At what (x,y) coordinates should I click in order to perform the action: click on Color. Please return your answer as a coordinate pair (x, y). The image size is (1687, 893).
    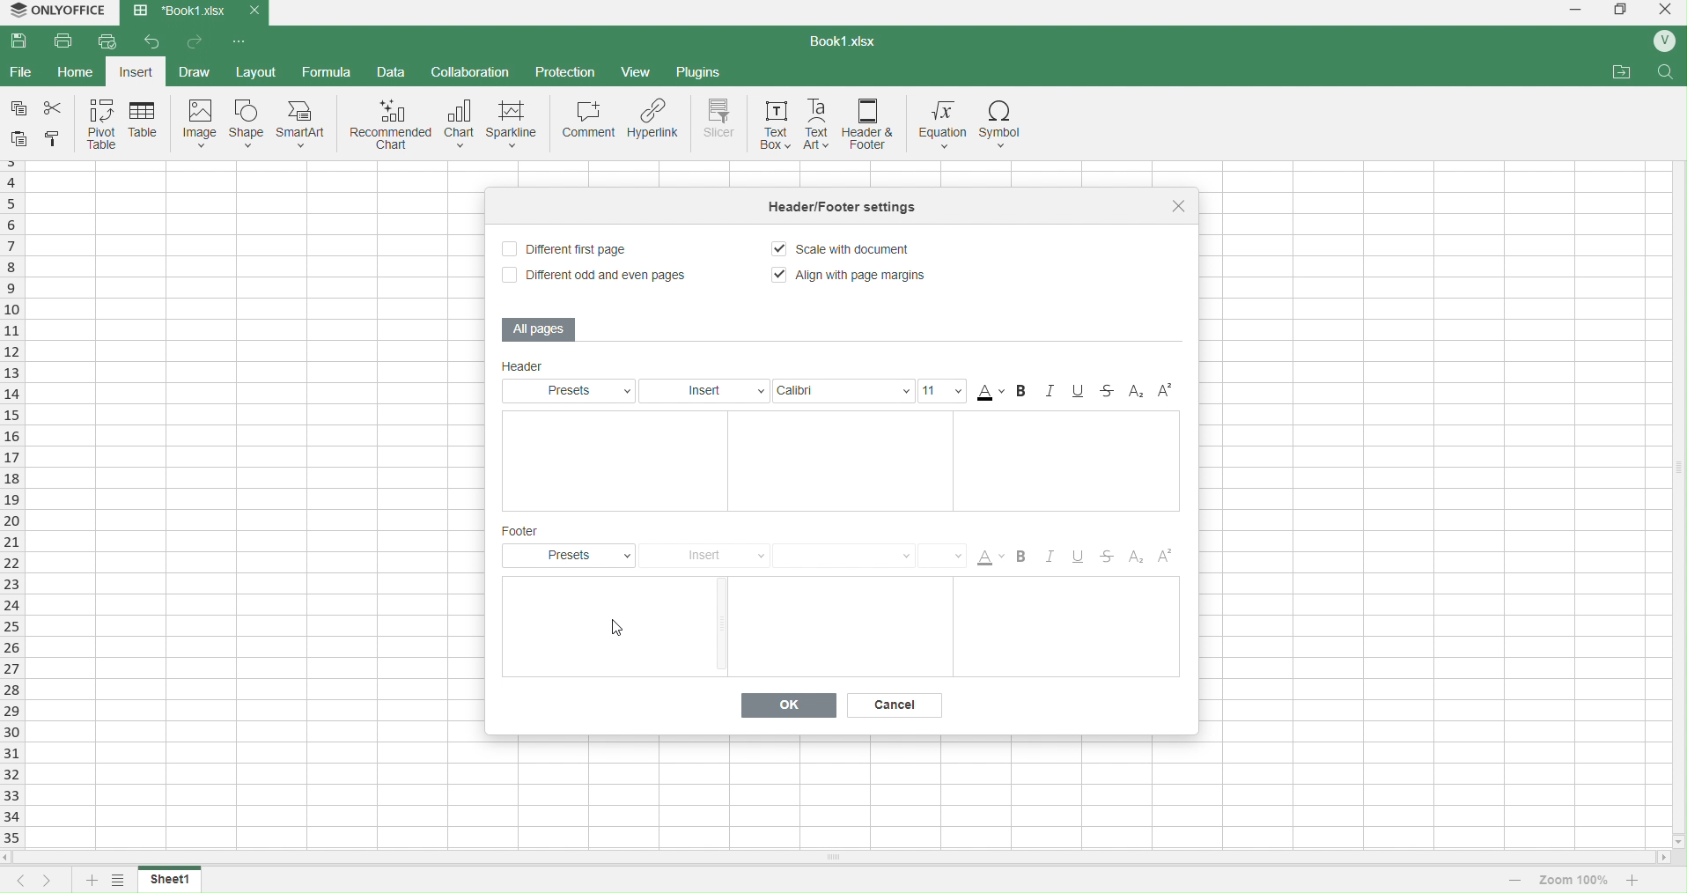
    Looking at the image, I should click on (992, 392).